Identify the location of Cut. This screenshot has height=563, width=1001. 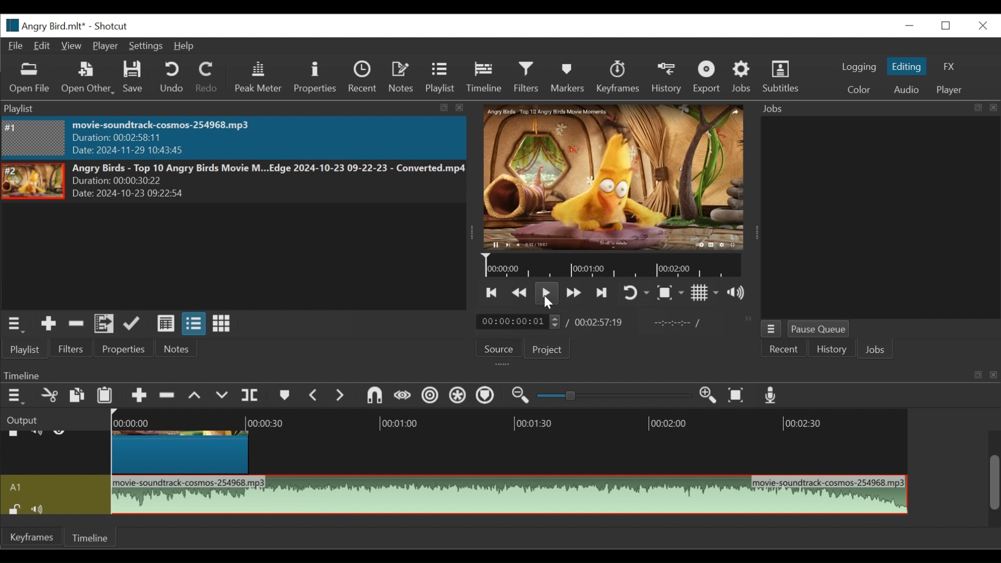
(49, 396).